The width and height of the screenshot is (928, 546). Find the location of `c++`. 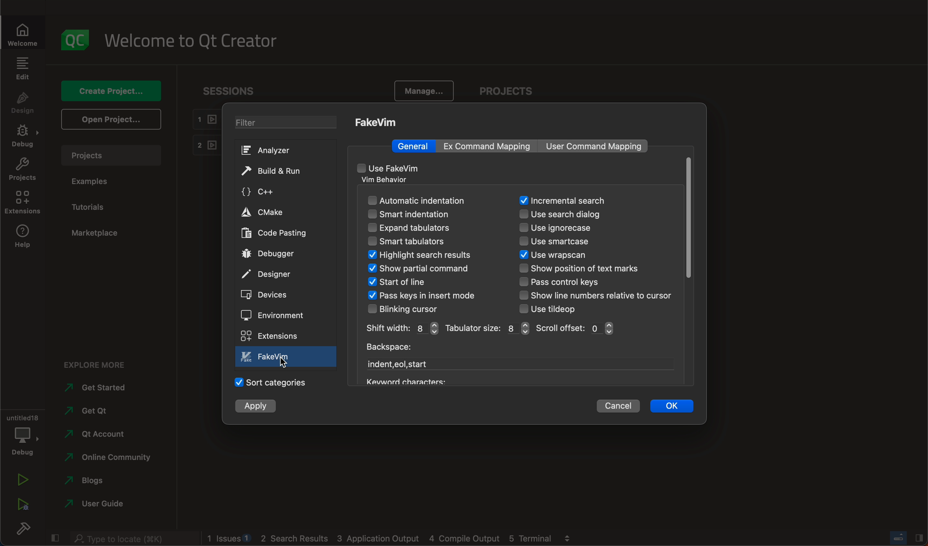

c++ is located at coordinates (277, 192).